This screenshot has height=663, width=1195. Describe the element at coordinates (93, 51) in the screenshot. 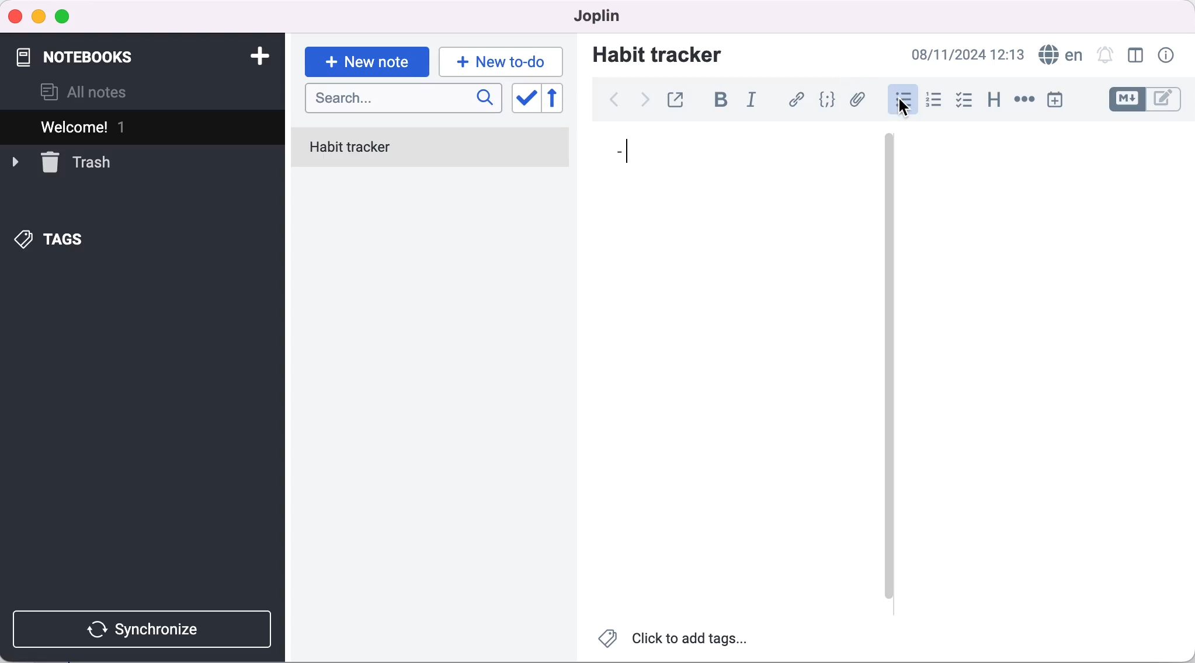

I see `notebooks` at that location.